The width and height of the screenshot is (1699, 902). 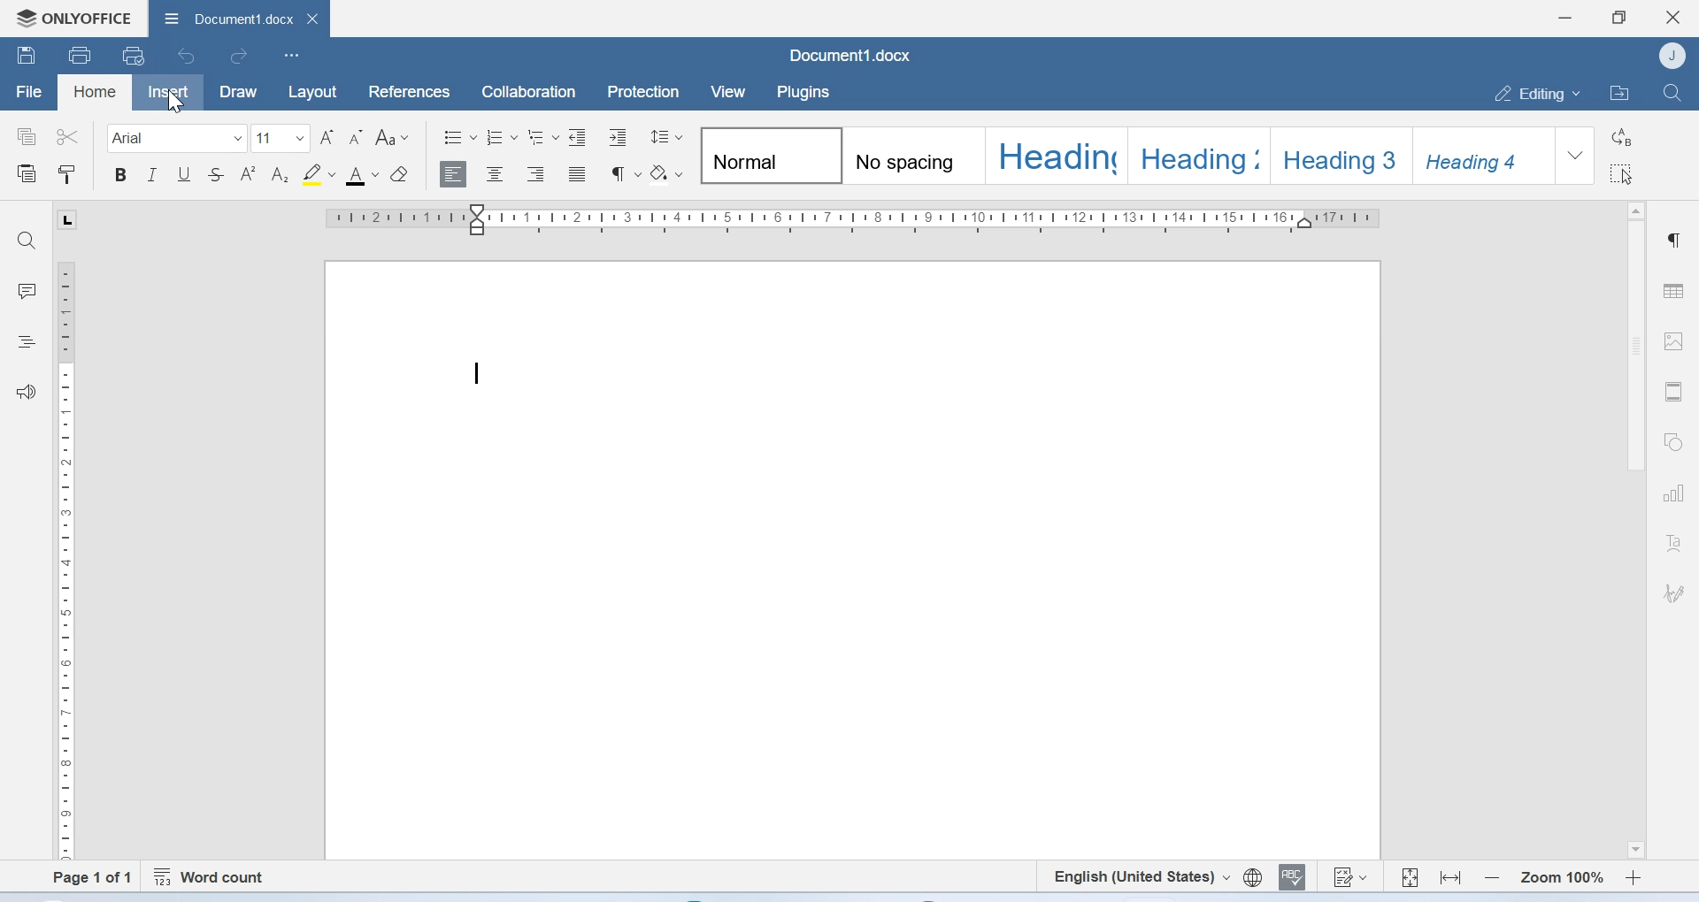 I want to click on Print file, so click(x=79, y=54).